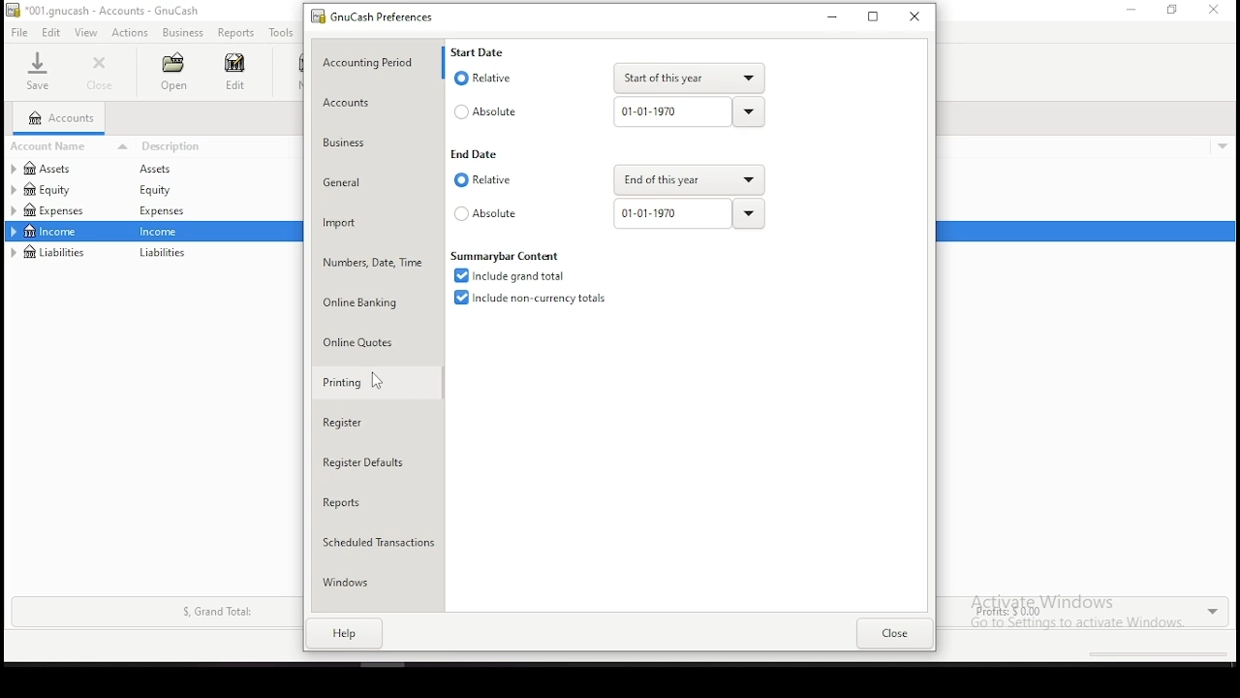 This screenshot has height=698, width=1240. I want to click on end date: relative, so click(607, 179).